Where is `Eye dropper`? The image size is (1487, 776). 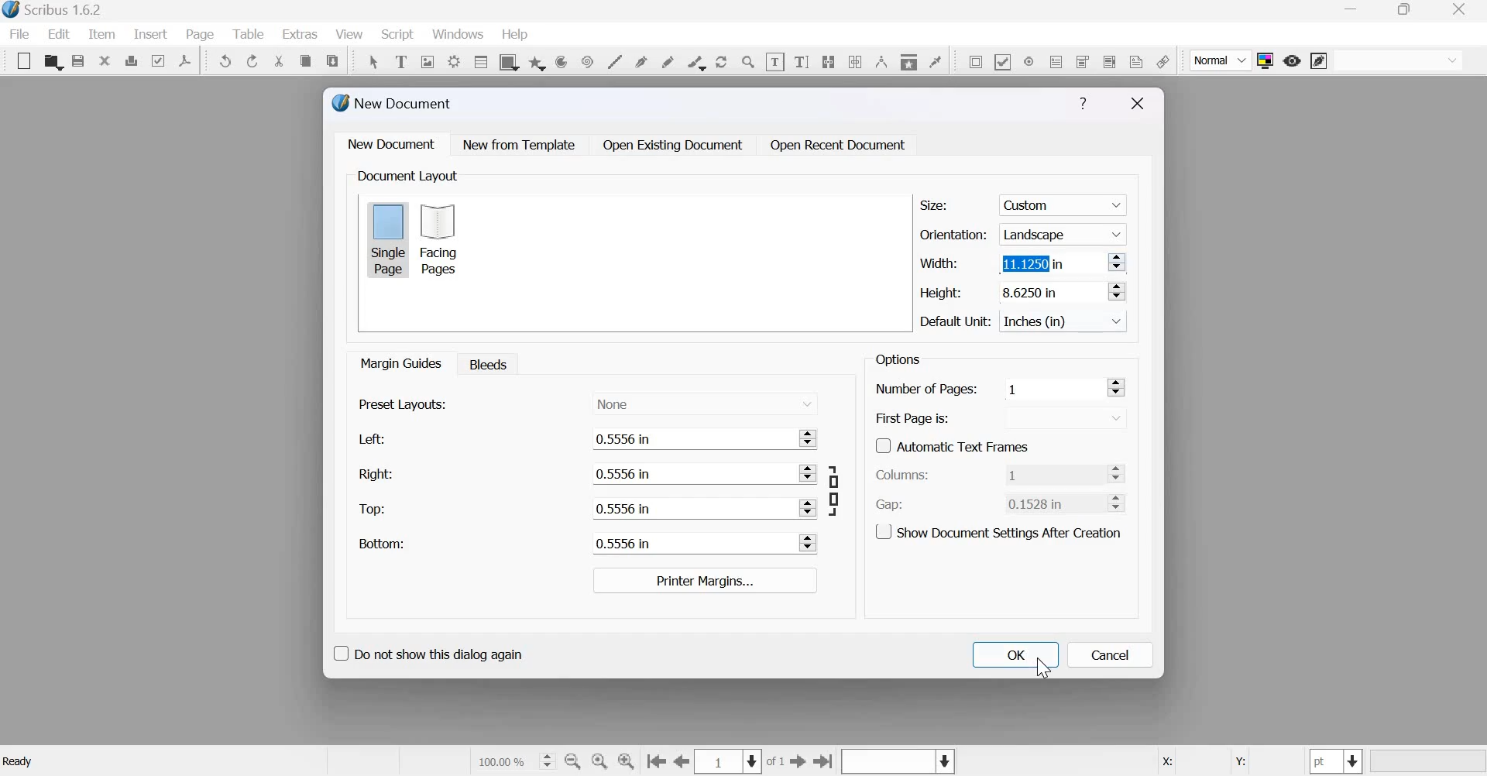
Eye dropper is located at coordinates (935, 60).